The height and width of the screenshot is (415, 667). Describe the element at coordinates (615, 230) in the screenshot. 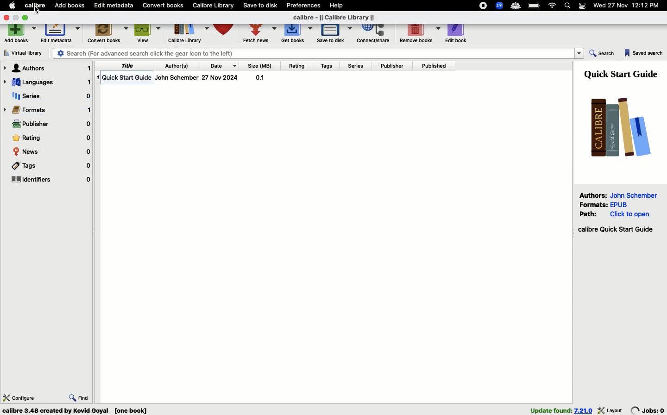

I see `Start guide` at that location.